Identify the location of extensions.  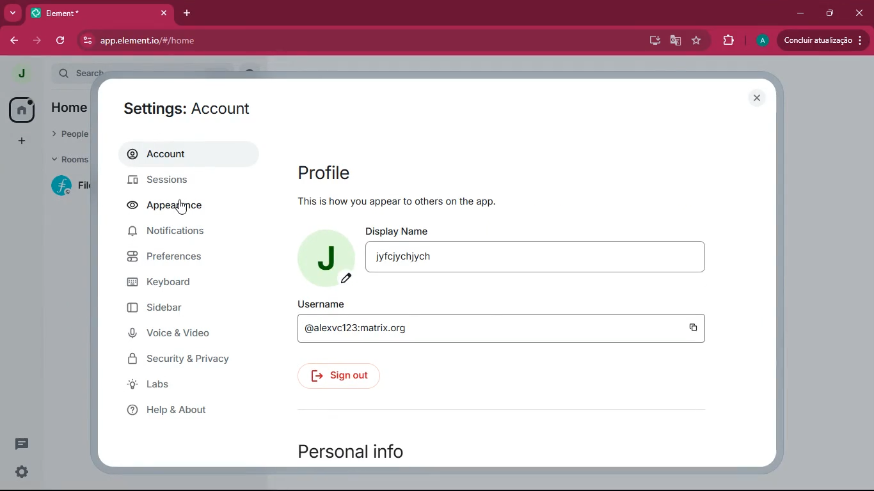
(728, 39).